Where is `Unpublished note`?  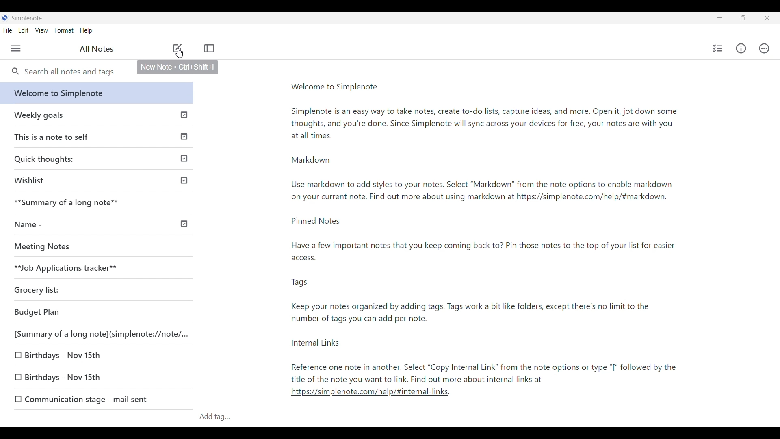 Unpublished note is located at coordinates (101, 201).